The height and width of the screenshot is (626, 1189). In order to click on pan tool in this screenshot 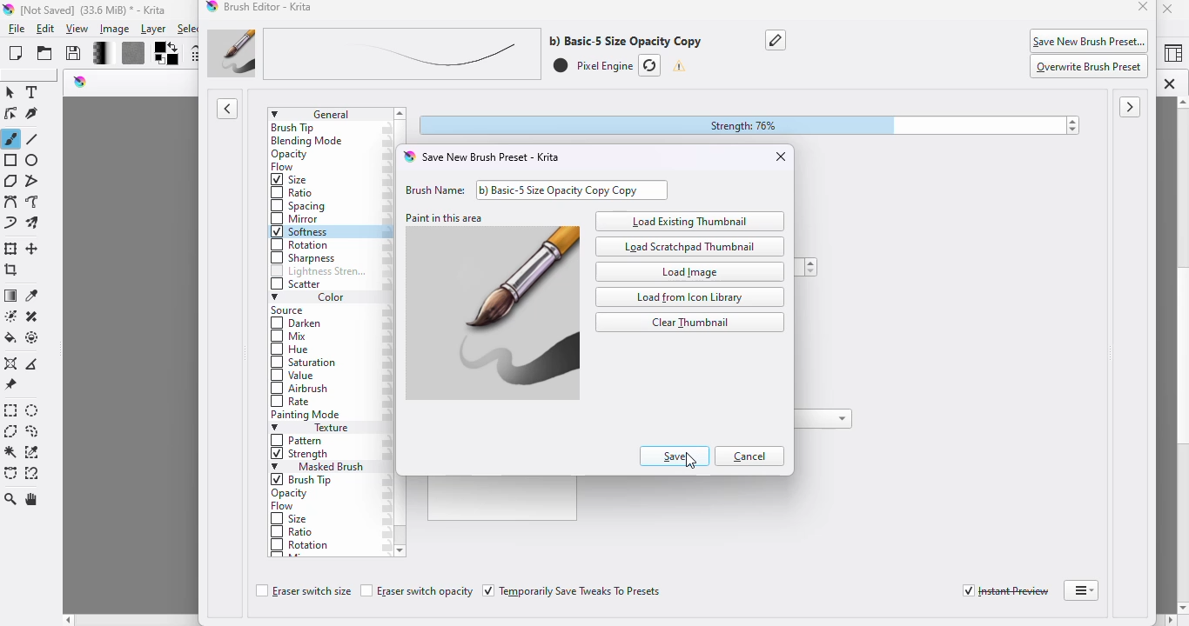, I will do `click(34, 500)`.